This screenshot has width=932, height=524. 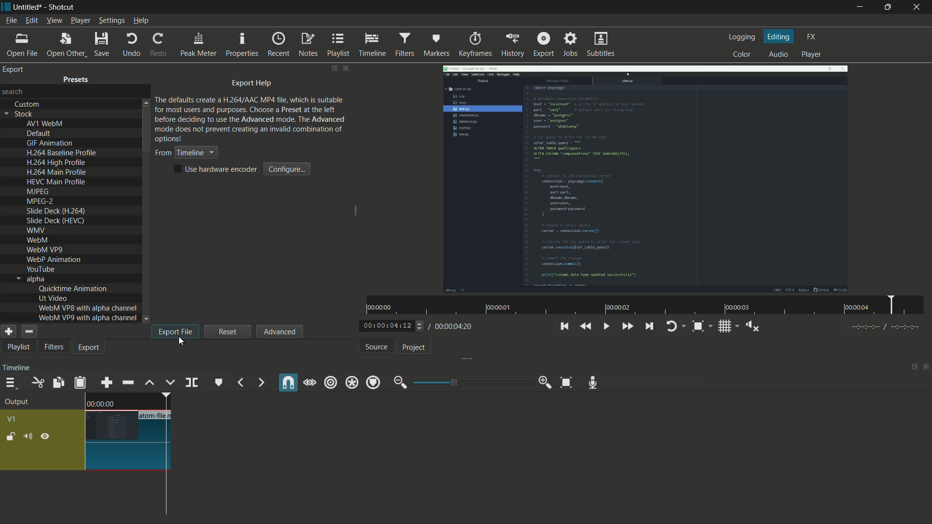 I want to click on ripple delete, so click(x=127, y=382).